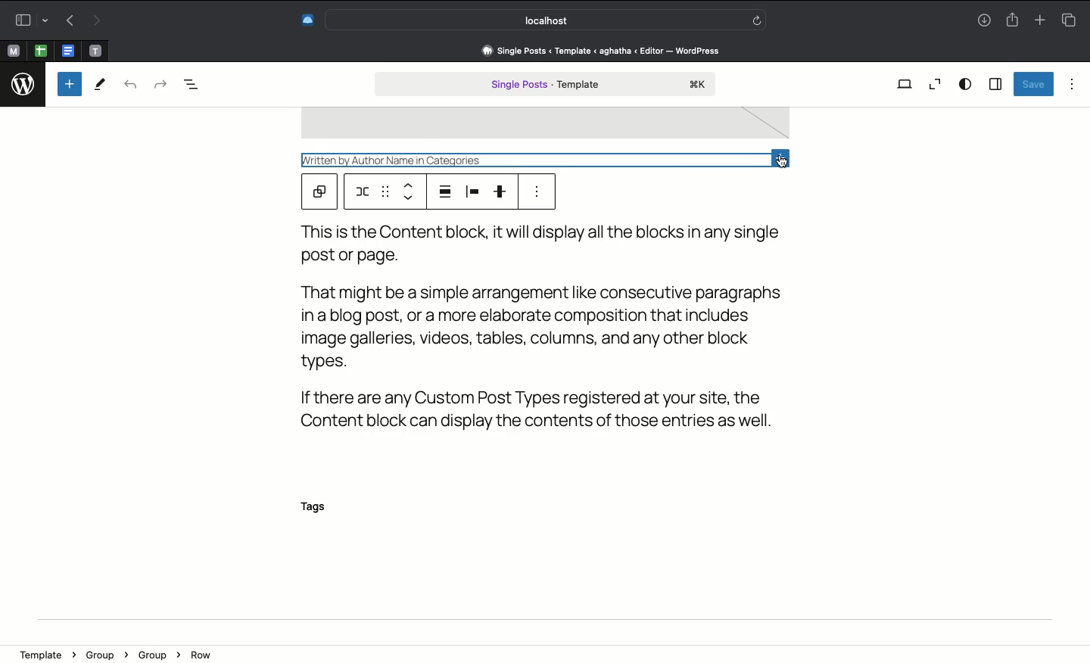 The width and height of the screenshot is (1090, 663). I want to click on Vertical alignment, so click(503, 191).